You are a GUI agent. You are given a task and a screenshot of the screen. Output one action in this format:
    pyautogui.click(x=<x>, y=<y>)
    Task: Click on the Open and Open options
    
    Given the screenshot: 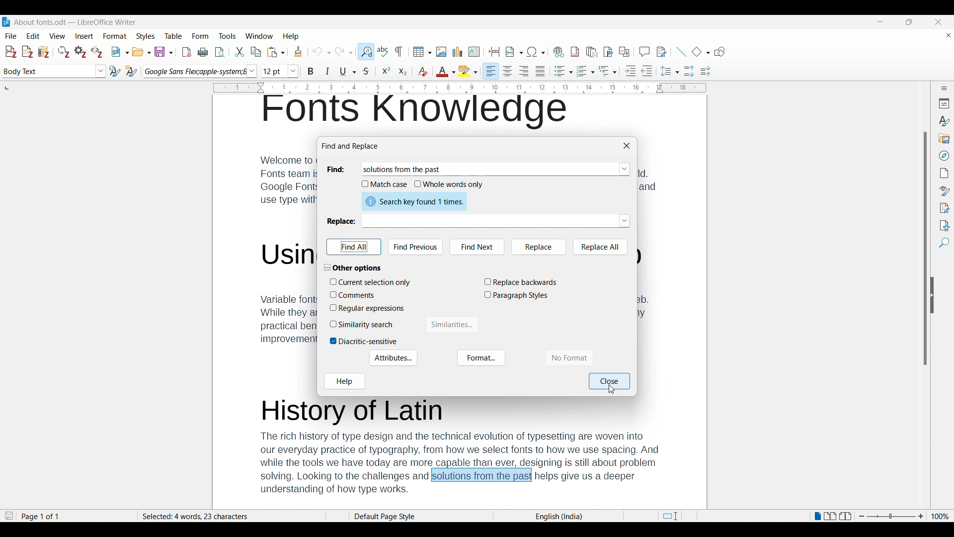 What is the action you would take?
    pyautogui.click(x=142, y=52)
    